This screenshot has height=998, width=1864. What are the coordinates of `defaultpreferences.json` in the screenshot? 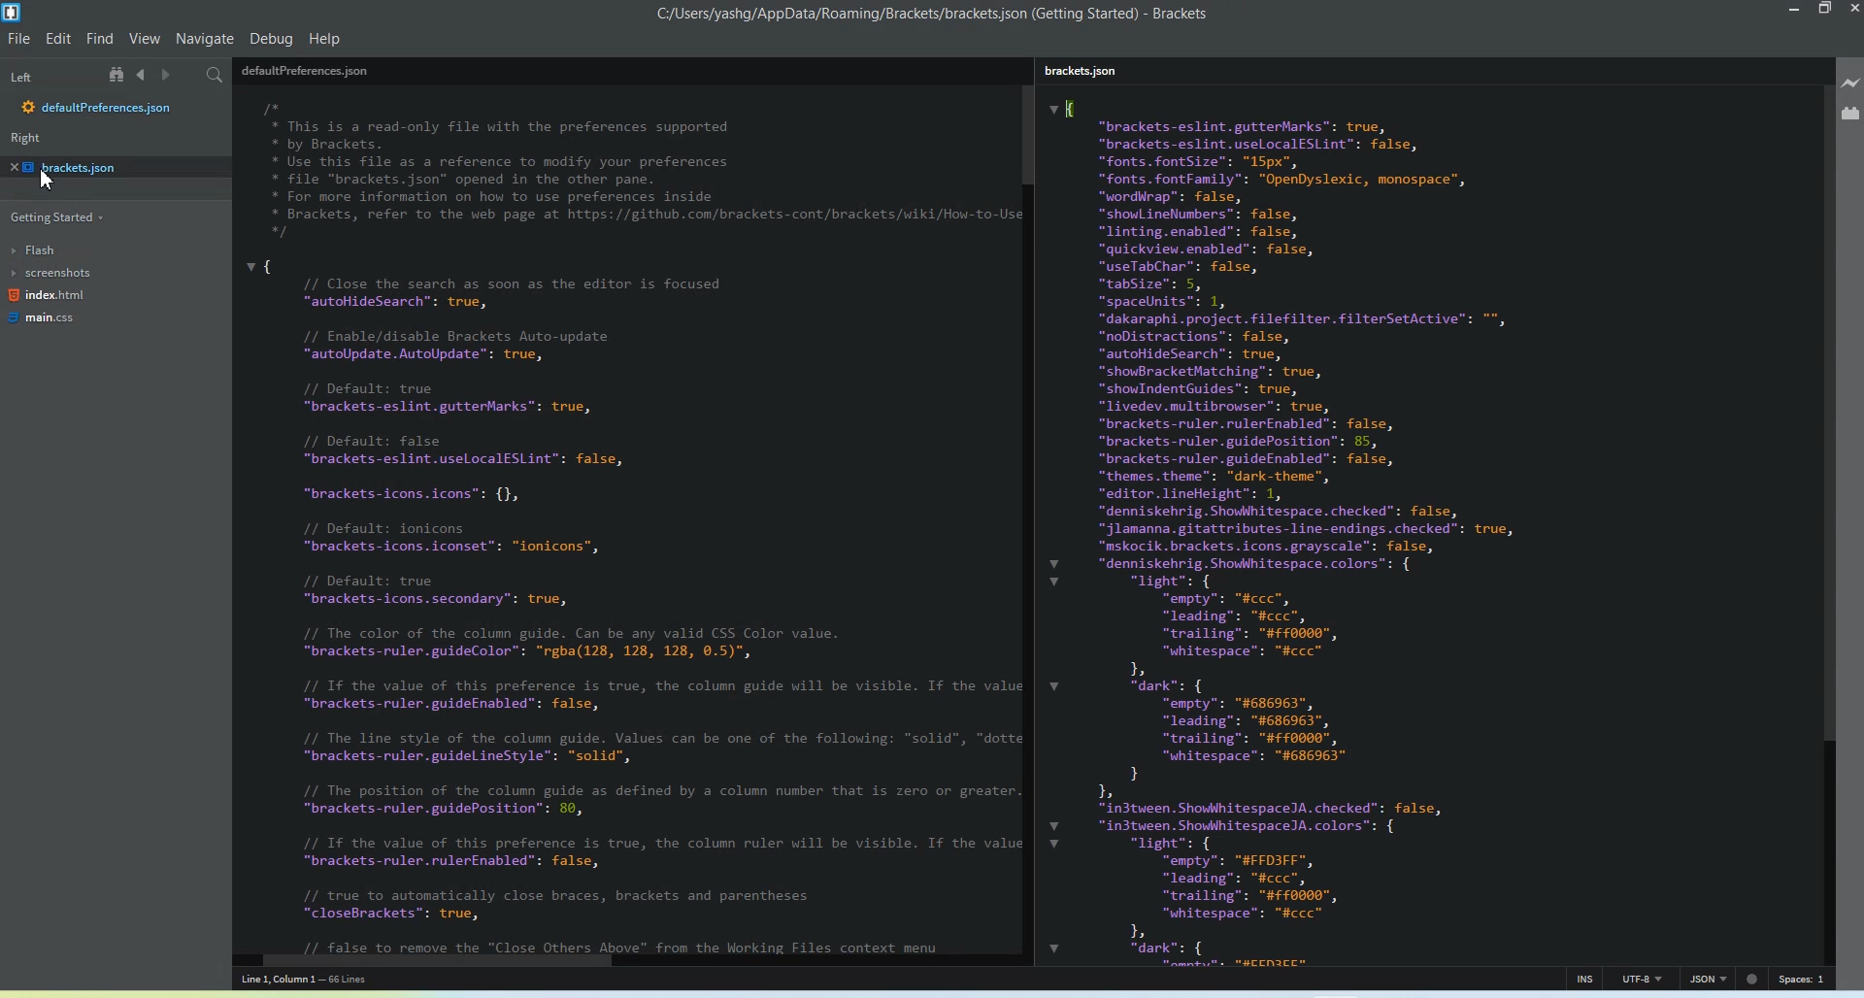 It's located at (98, 109).